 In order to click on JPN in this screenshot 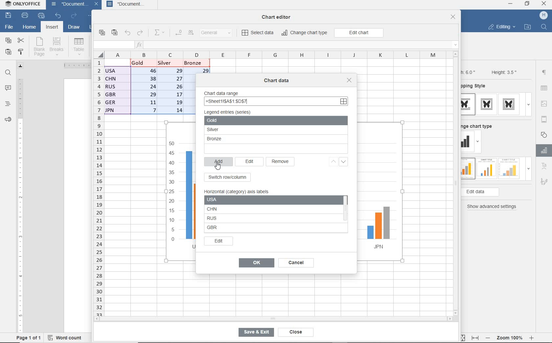, I will do `click(379, 229)`.